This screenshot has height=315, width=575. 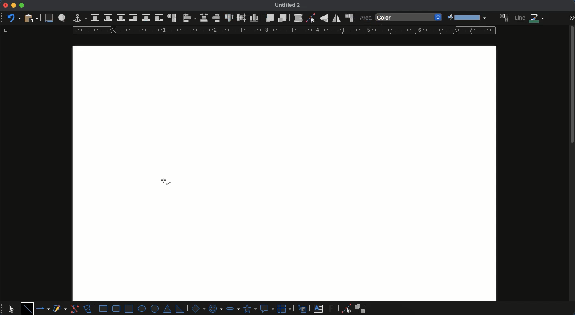 I want to click on lines and arrows, so click(x=44, y=309).